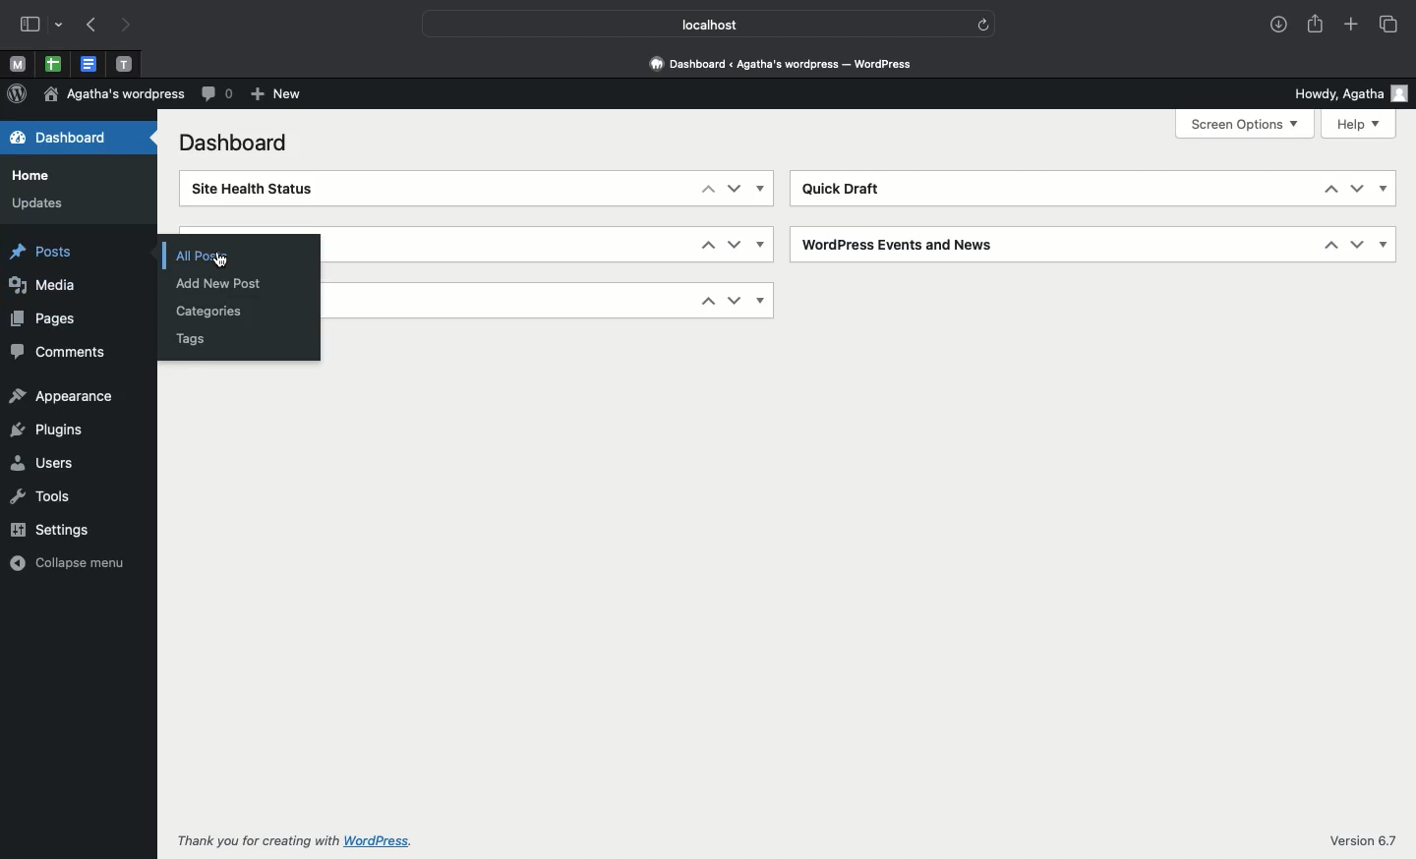 This screenshot has height=859, width=1416. I want to click on Tags, so click(191, 337).